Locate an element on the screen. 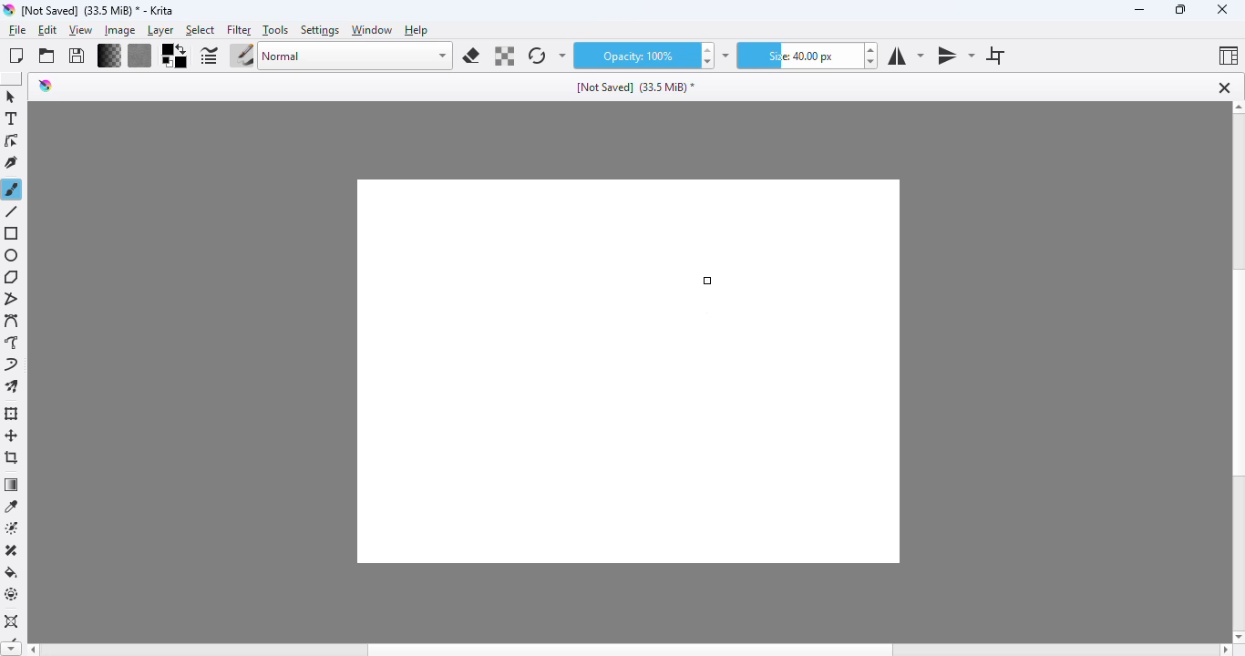  filter is located at coordinates (240, 30).